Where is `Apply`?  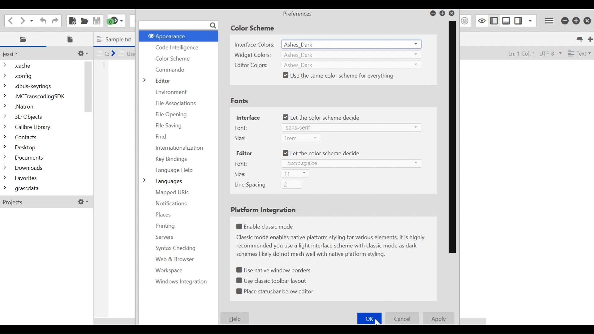
Apply is located at coordinates (439, 319).